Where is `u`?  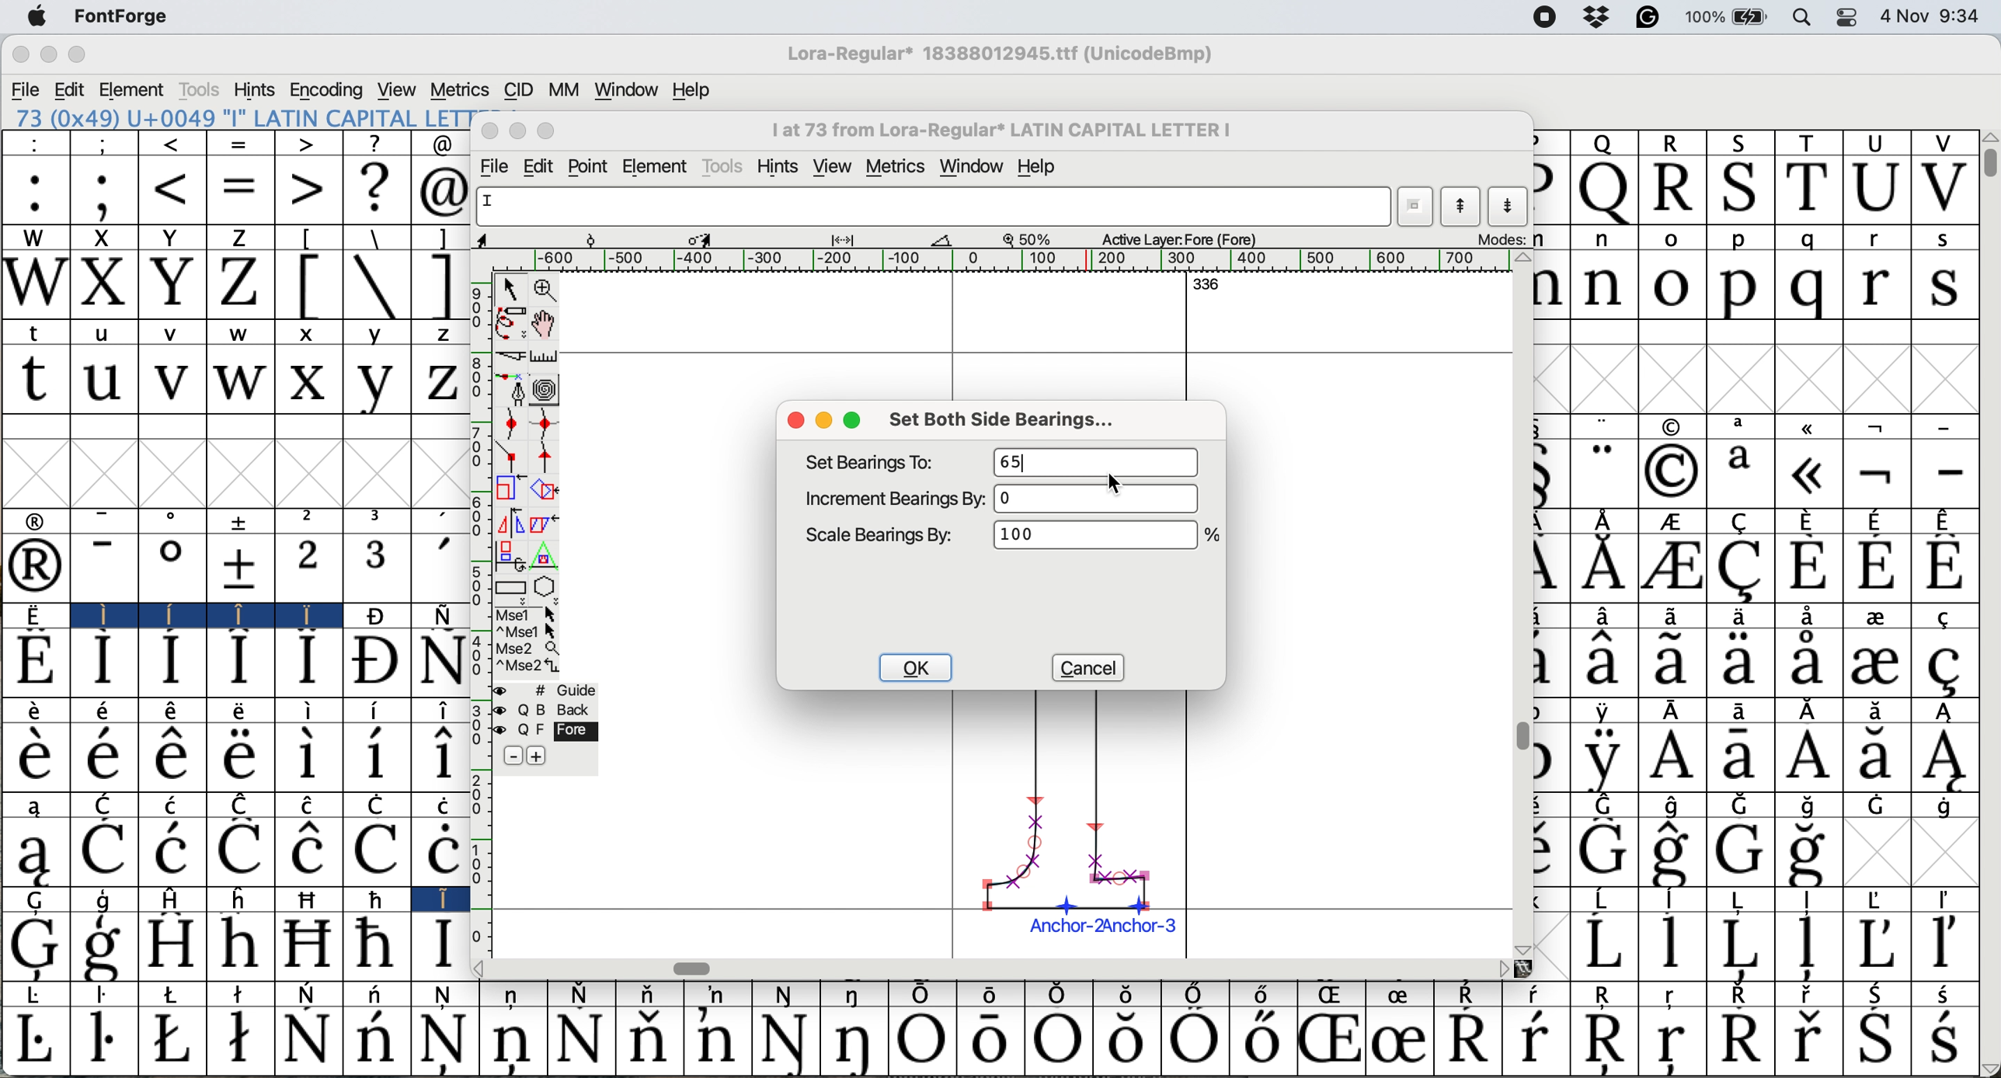 u is located at coordinates (103, 336).